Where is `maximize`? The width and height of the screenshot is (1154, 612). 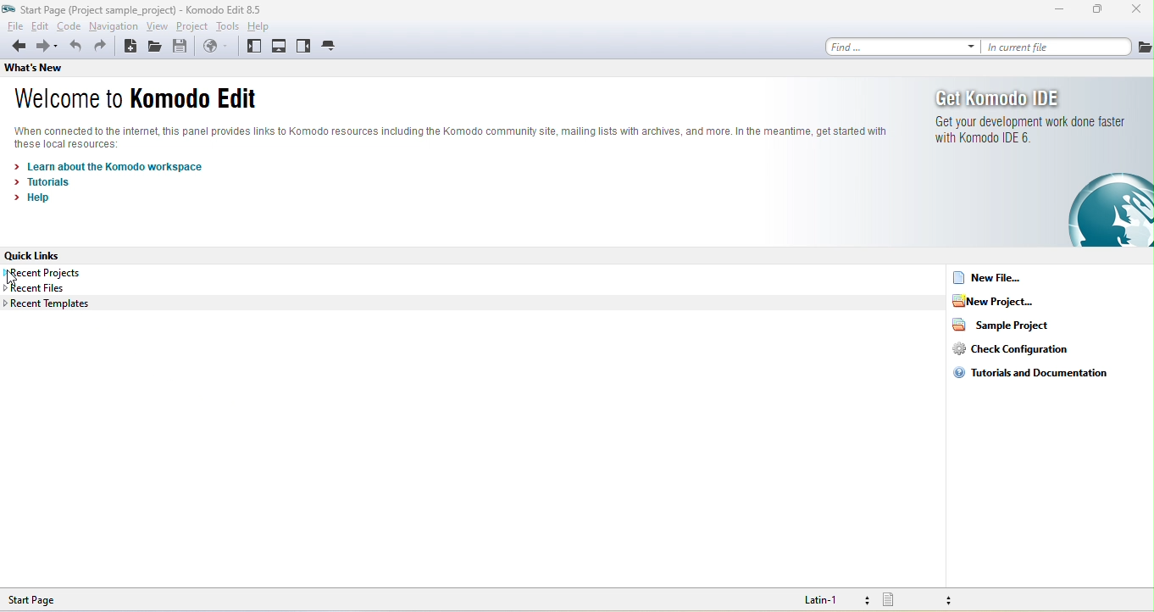 maximize is located at coordinates (1096, 11).